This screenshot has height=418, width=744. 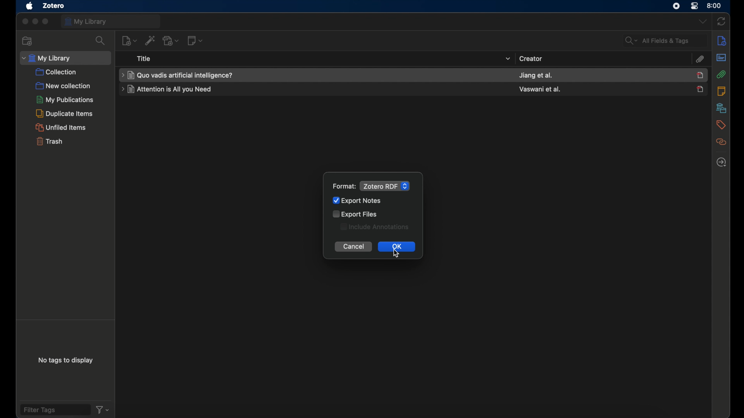 I want to click on notes, so click(x=721, y=91).